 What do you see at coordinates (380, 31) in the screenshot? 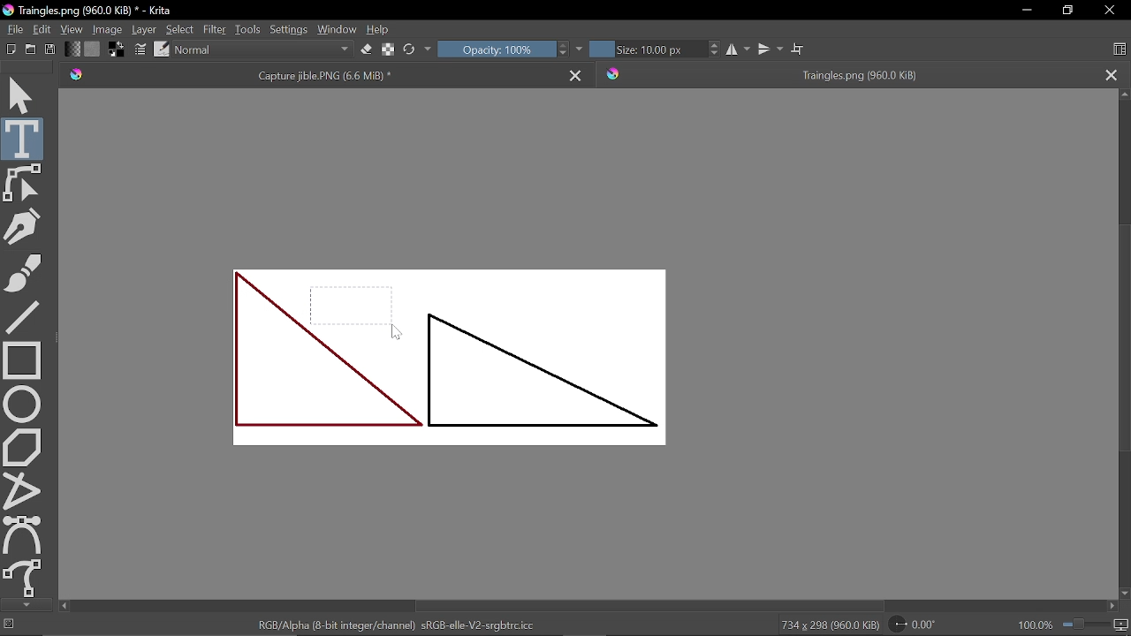
I see `Help` at bounding box center [380, 31].